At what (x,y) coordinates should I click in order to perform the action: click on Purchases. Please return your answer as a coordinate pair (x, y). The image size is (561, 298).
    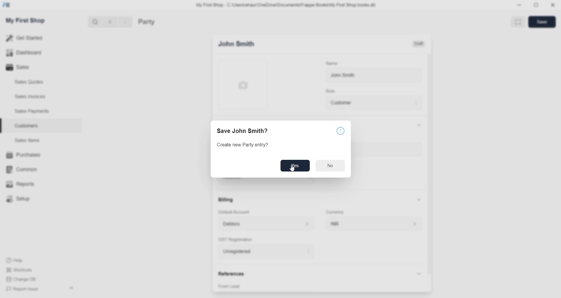
    Looking at the image, I should click on (24, 155).